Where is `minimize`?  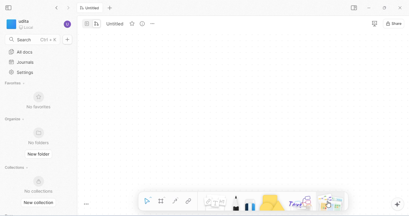
minimize is located at coordinates (368, 7).